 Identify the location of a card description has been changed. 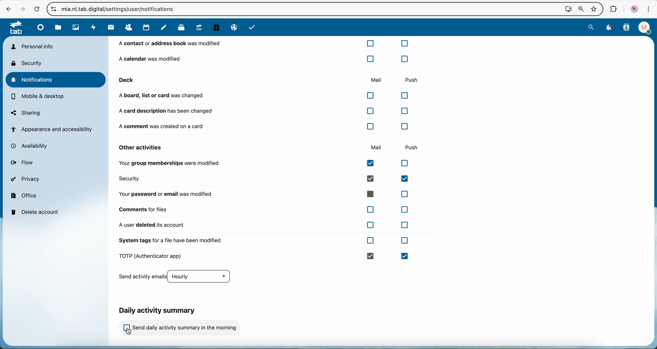
(263, 111).